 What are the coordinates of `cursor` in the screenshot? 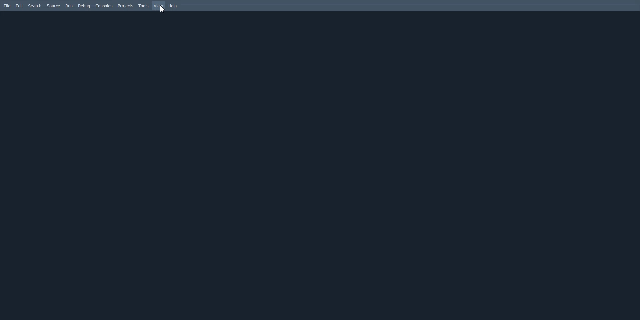 It's located at (160, 10).